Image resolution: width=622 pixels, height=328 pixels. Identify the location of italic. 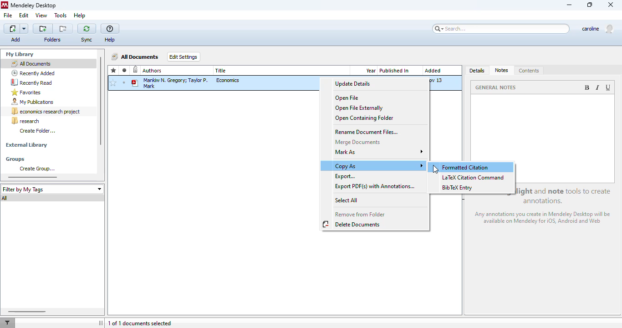
(597, 87).